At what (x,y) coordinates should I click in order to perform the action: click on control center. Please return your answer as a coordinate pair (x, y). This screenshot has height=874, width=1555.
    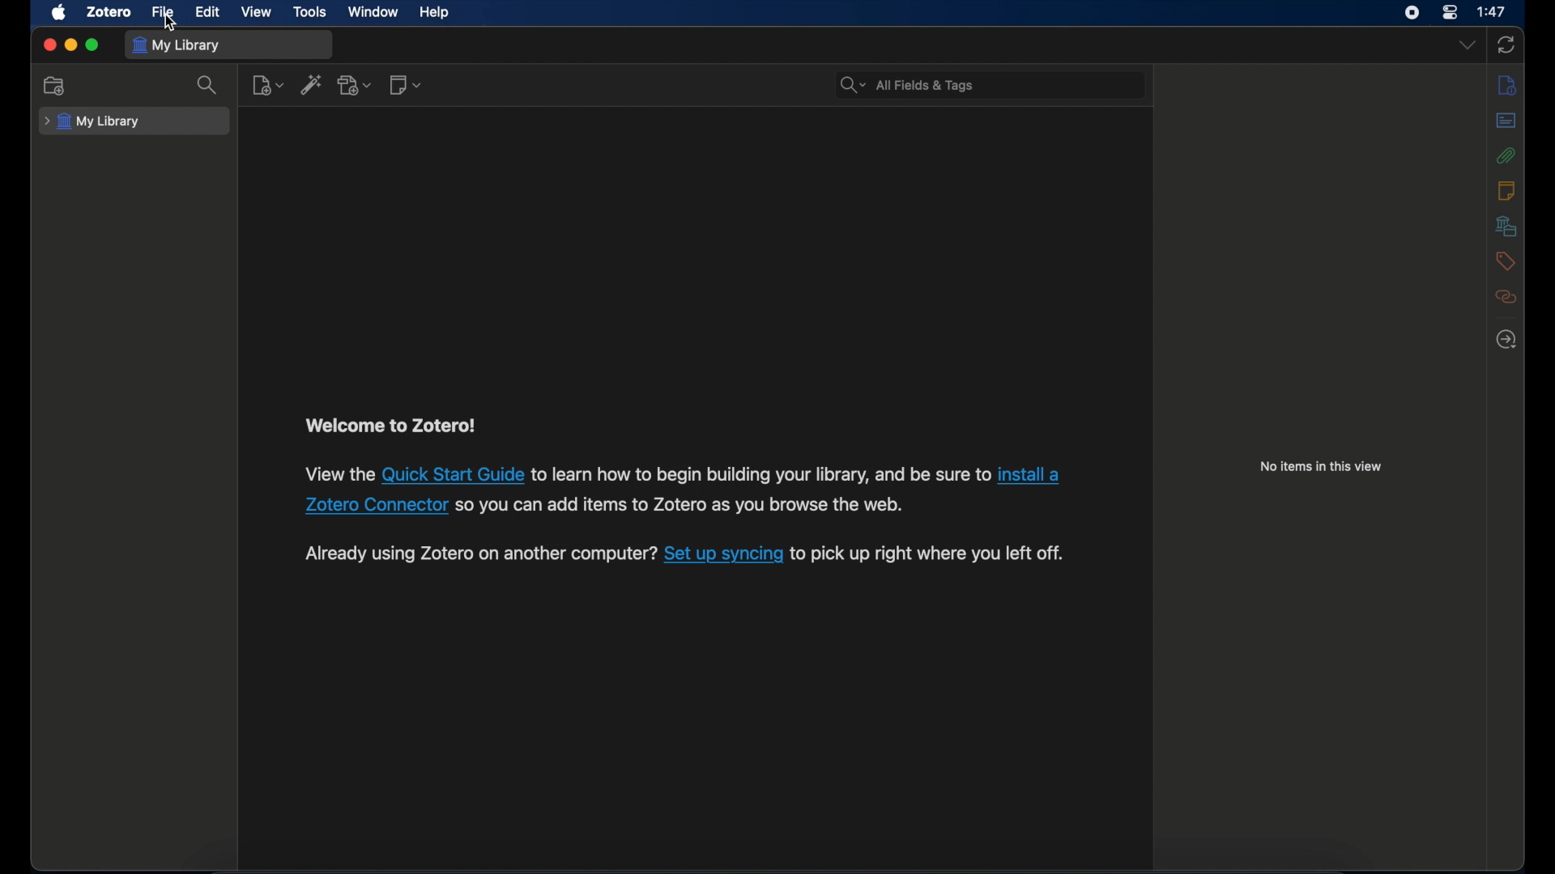
    Looking at the image, I should click on (1452, 12).